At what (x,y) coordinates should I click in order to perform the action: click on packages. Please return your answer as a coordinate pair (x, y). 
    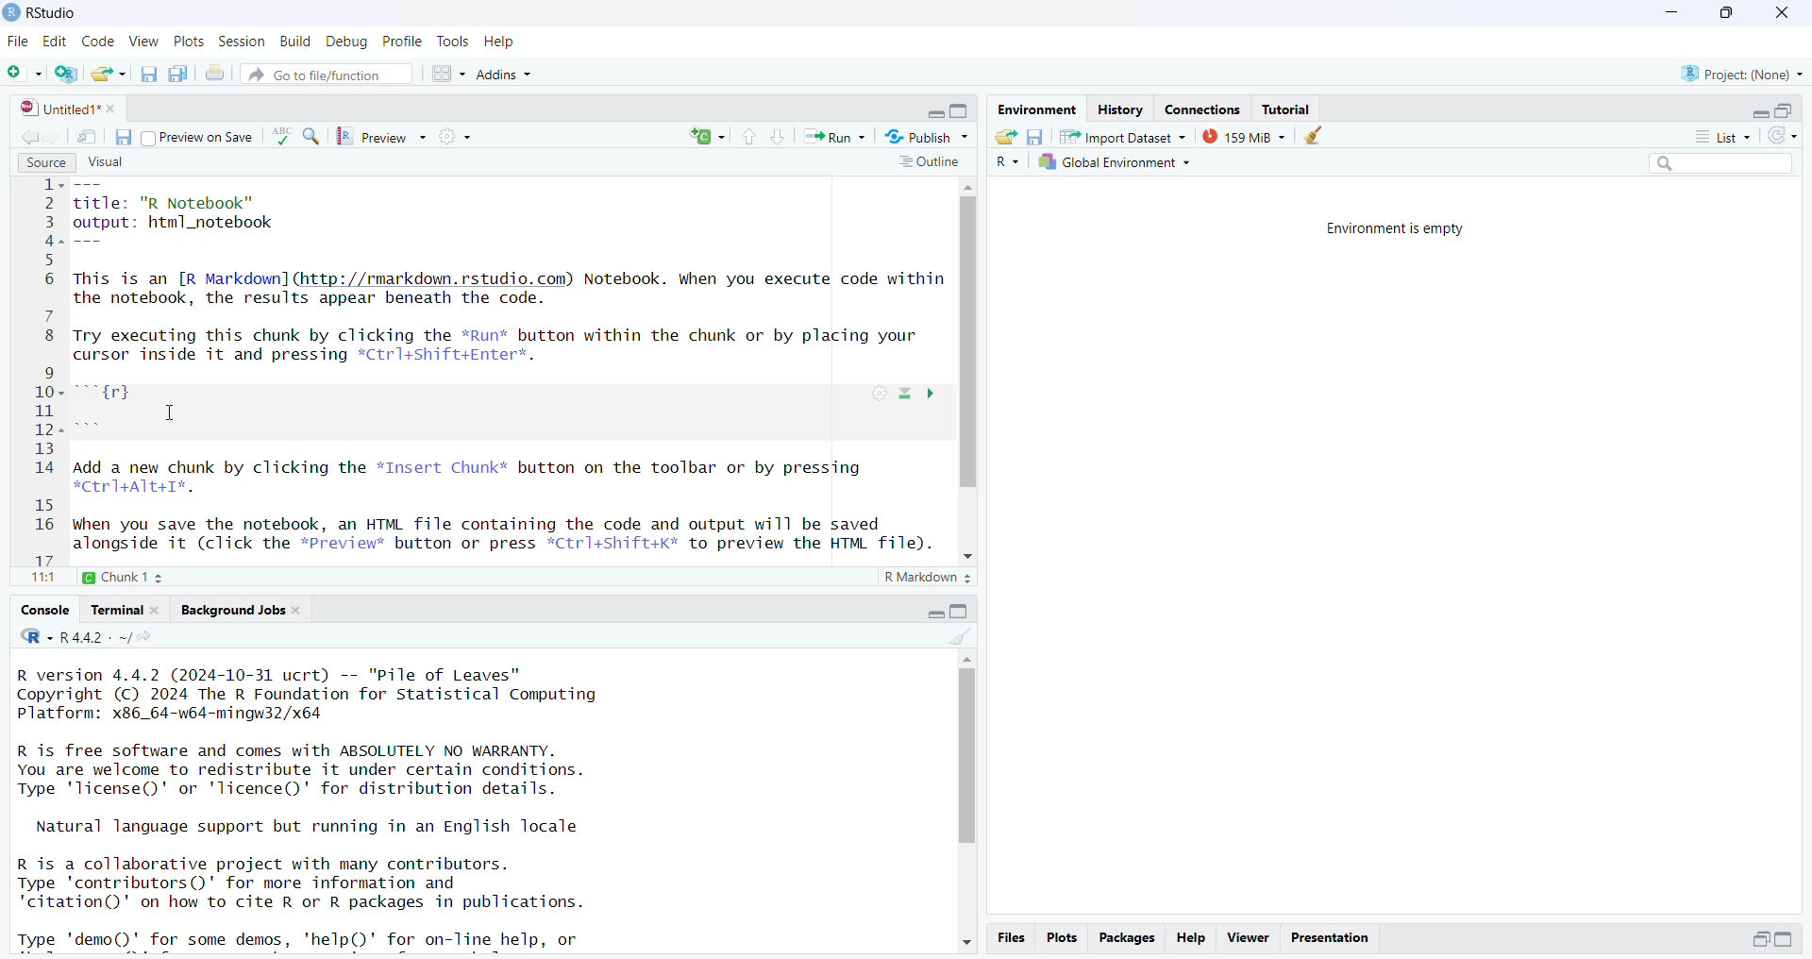
    Looking at the image, I should click on (1128, 937).